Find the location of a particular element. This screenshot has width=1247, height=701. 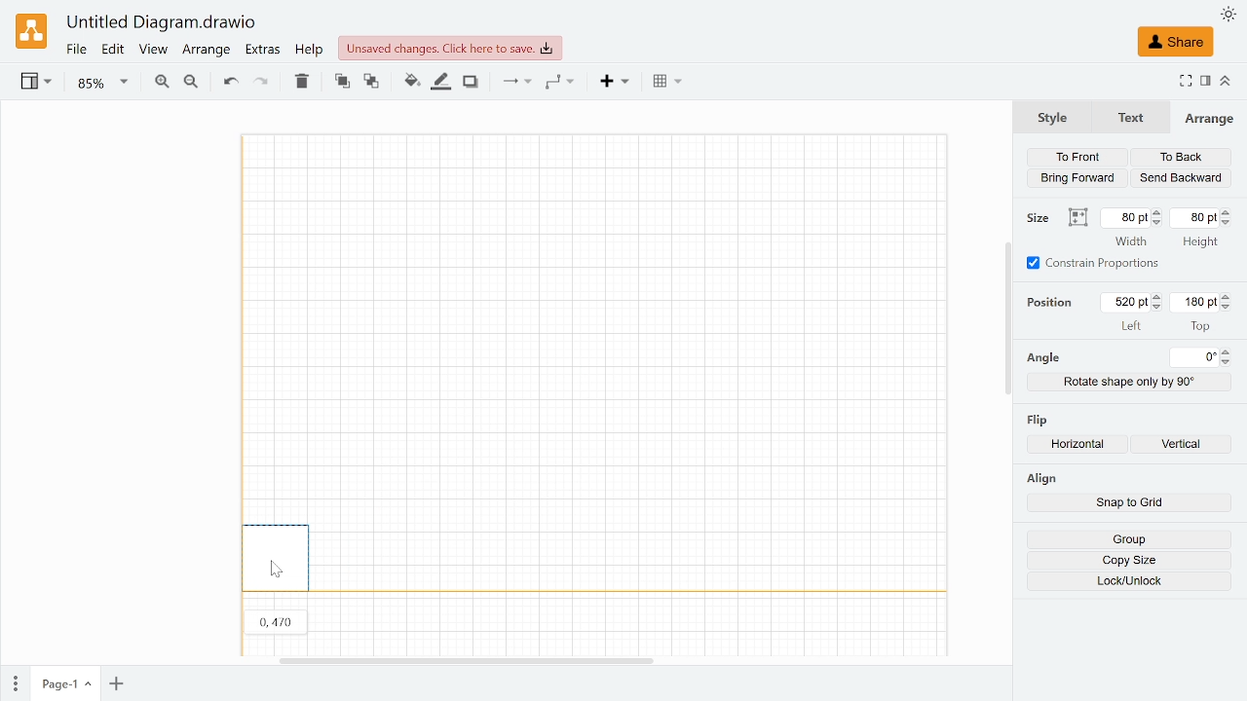

View settings is located at coordinates (34, 83).